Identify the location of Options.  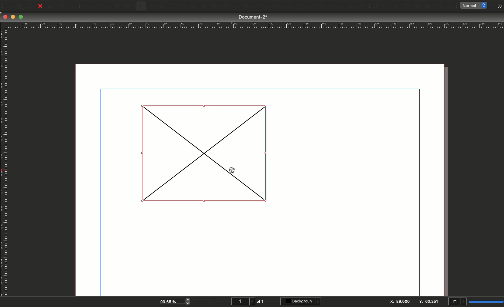
(498, 6).